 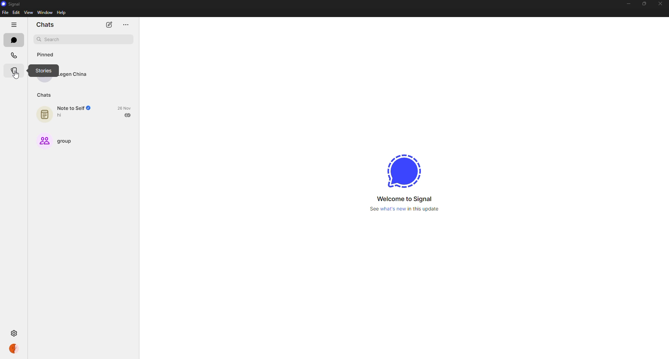 I want to click on group, so click(x=57, y=141).